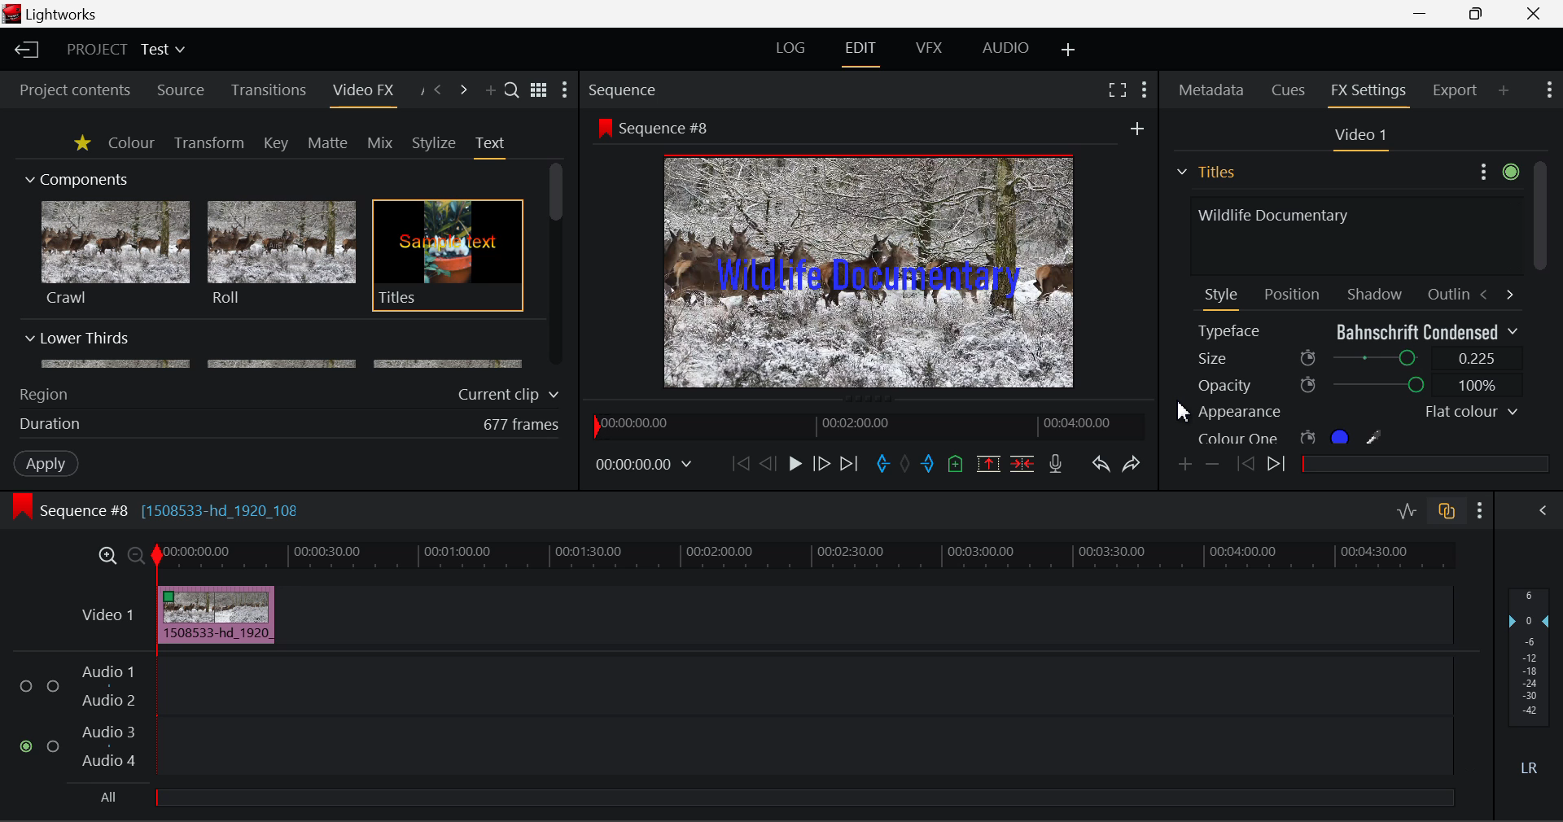  What do you see at coordinates (791, 47) in the screenshot?
I see `LOG Layout` at bounding box center [791, 47].